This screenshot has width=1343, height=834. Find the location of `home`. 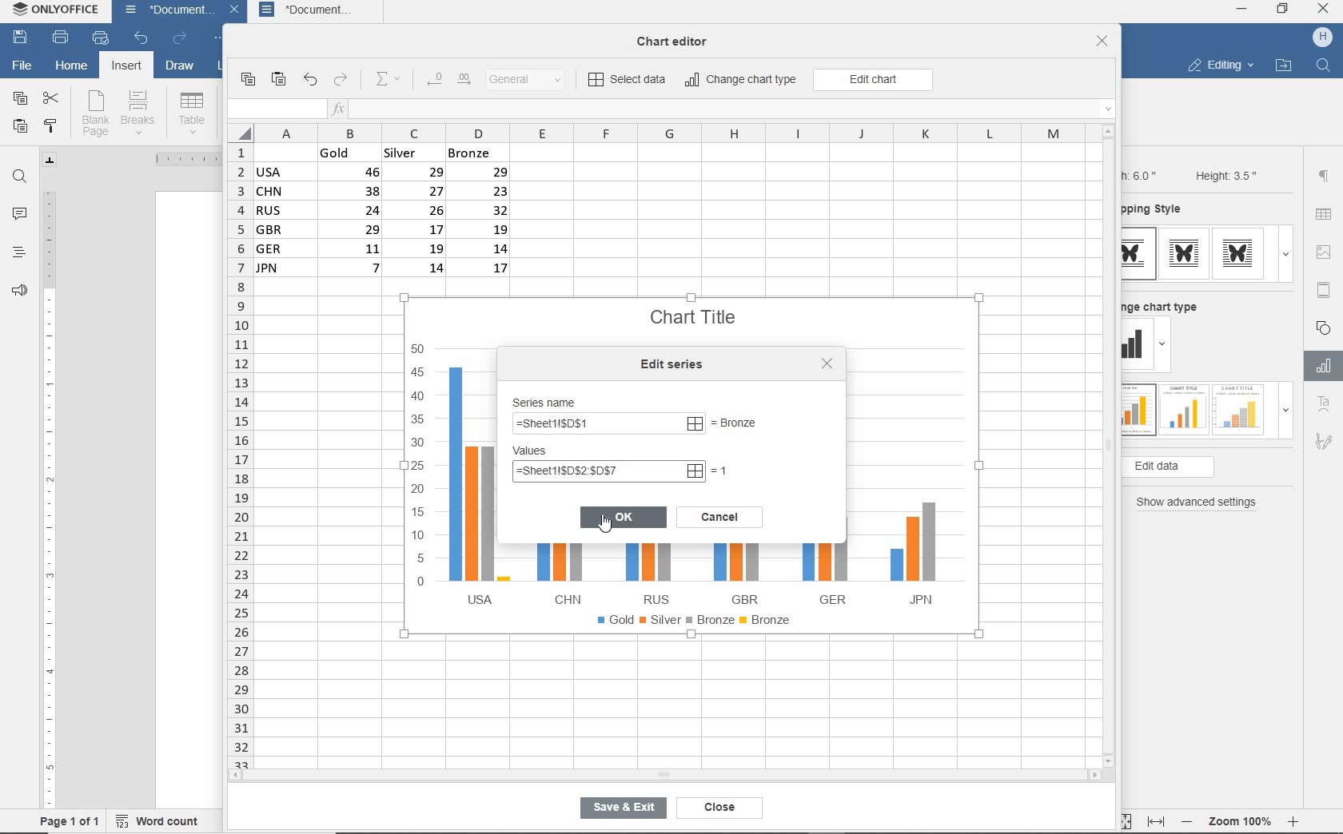

home is located at coordinates (71, 68).